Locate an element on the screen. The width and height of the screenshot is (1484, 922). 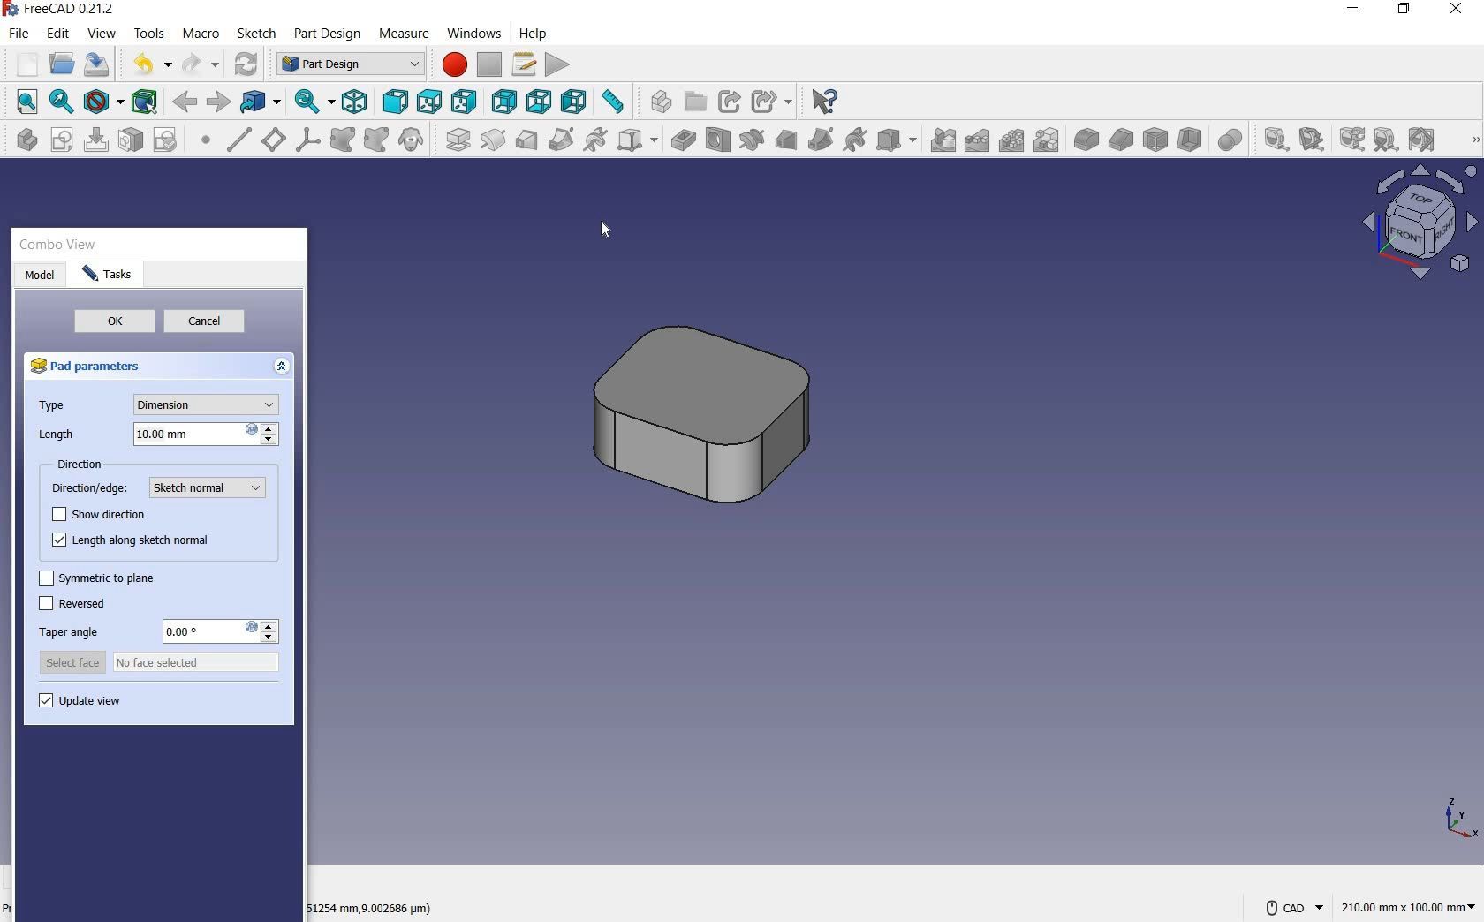
mirrored is located at coordinates (943, 142).